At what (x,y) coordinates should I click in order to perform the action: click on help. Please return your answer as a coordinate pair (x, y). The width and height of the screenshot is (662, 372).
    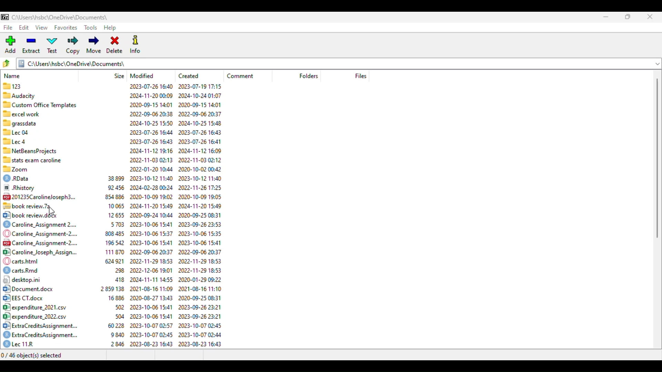
    Looking at the image, I should click on (110, 28).